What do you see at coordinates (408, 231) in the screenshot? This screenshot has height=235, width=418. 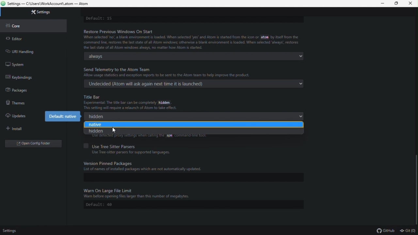 I see `git` at bounding box center [408, 231].